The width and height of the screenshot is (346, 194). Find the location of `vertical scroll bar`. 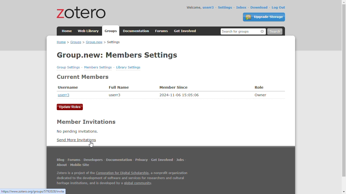

vertical scroll bar is located at coordinates (343, 91).